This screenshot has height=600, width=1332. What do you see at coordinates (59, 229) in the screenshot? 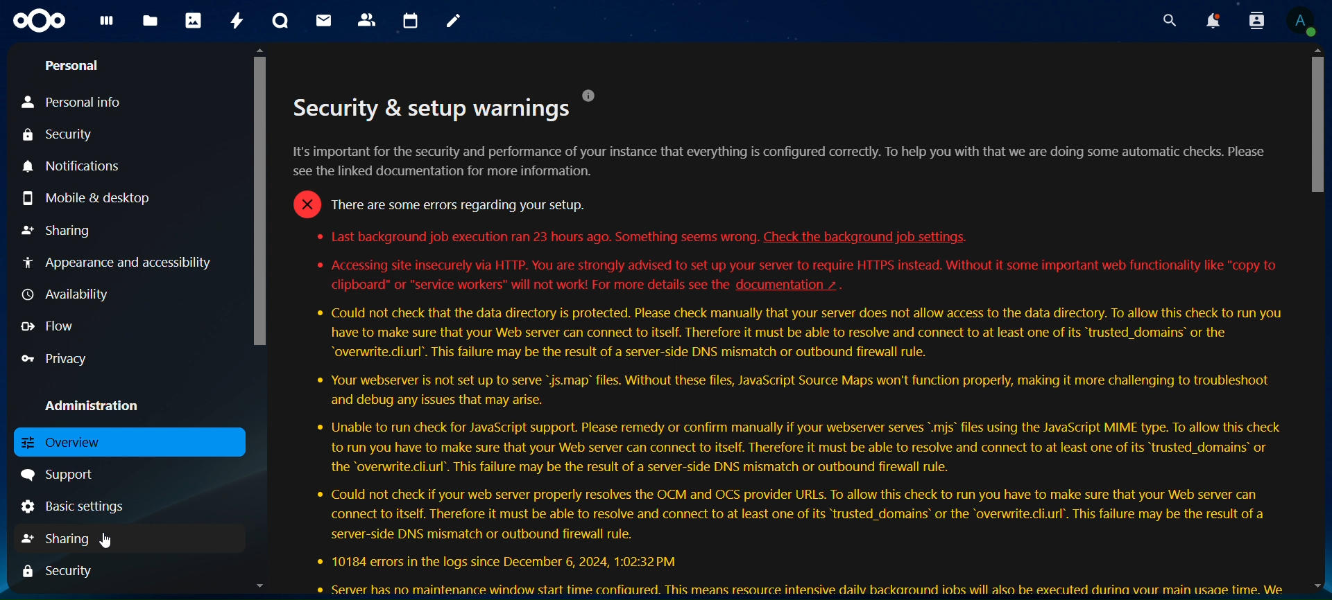
I see `sharing` at bounding box center [59, 229].